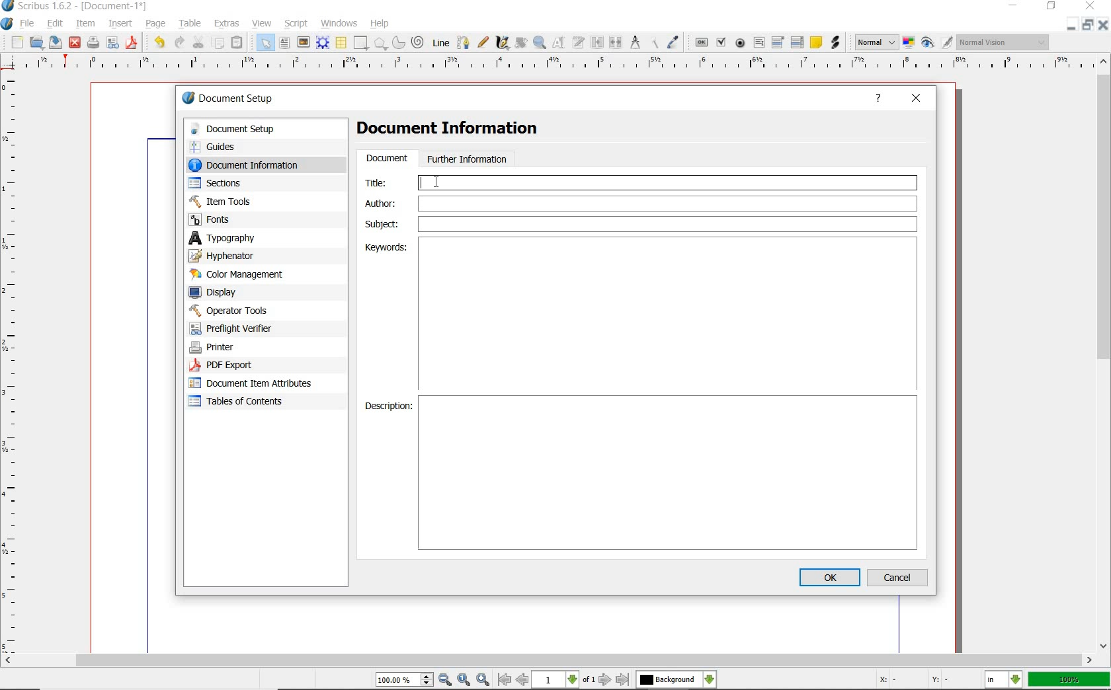  I want to click on preflight verifier, so click(112, 44).